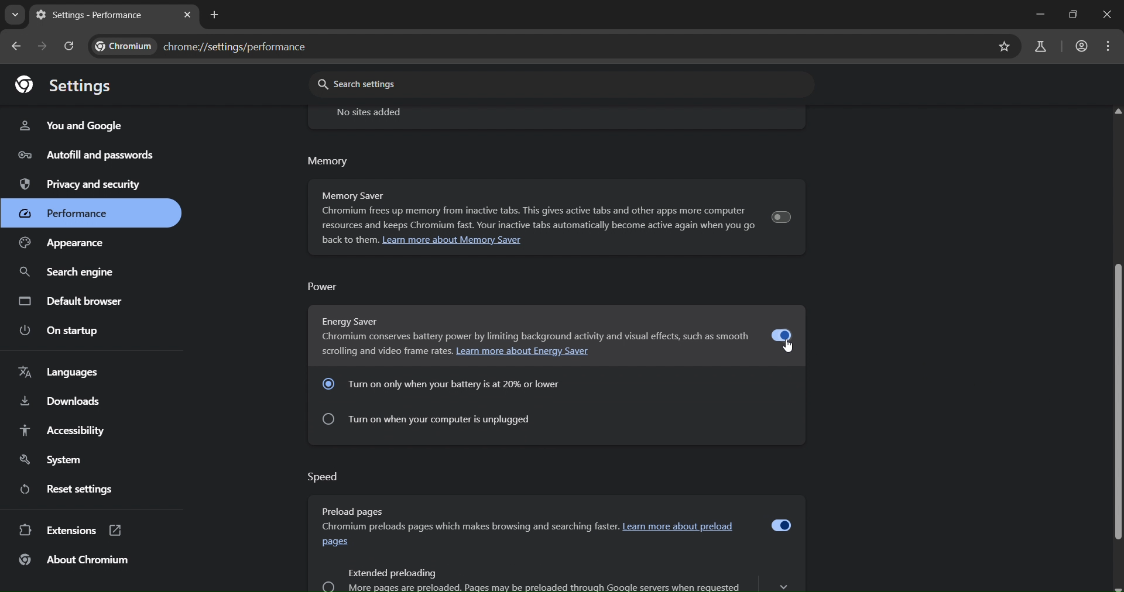  Describe the element at coordinates (66, 430) in the screenshot. I see `accessibility` at that location.